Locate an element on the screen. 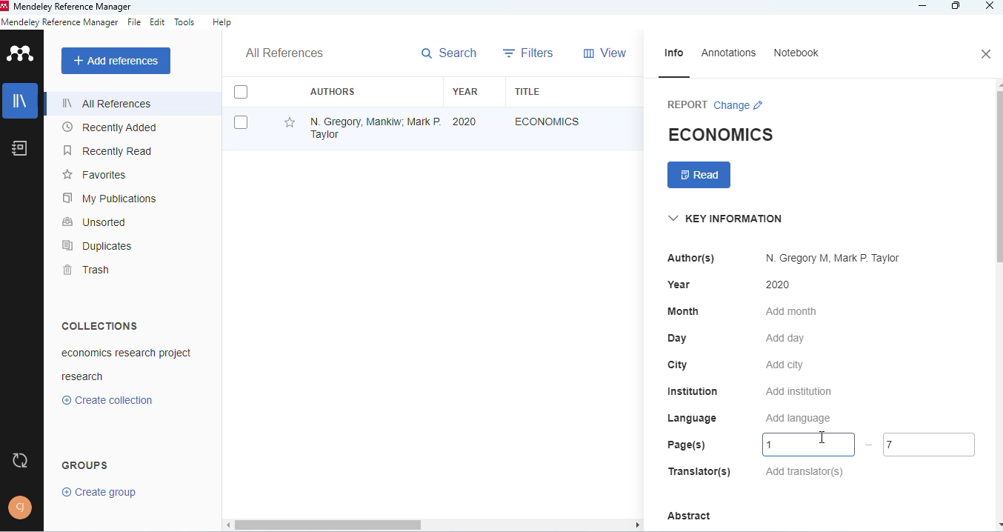 This screenshot has width=1003, height=532. research is located at coordinates (82, 376).